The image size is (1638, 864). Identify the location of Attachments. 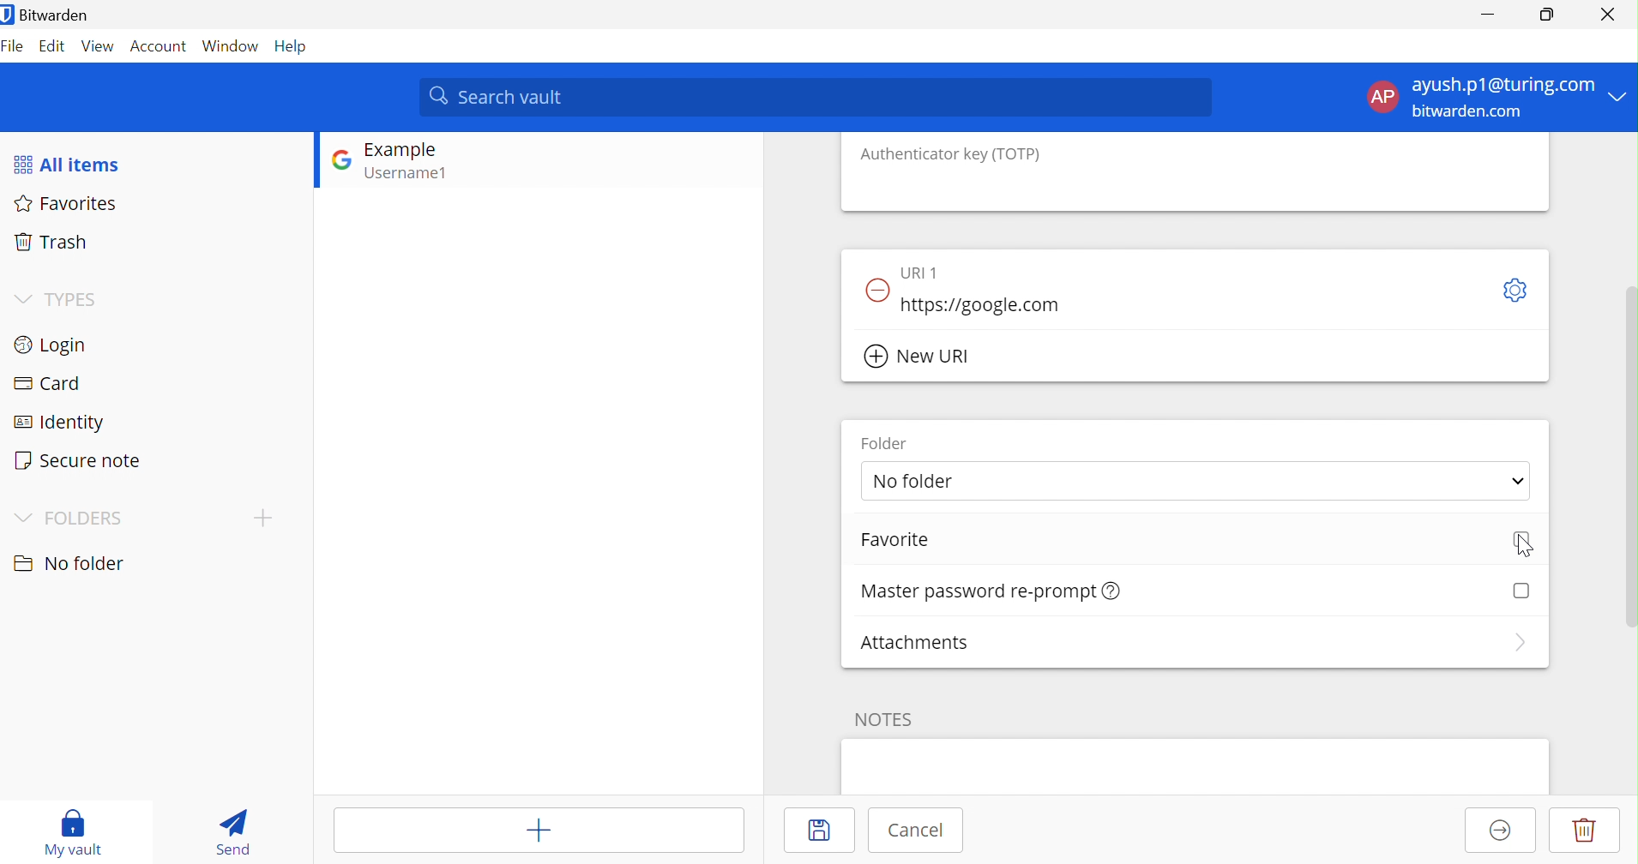
(915, 642).